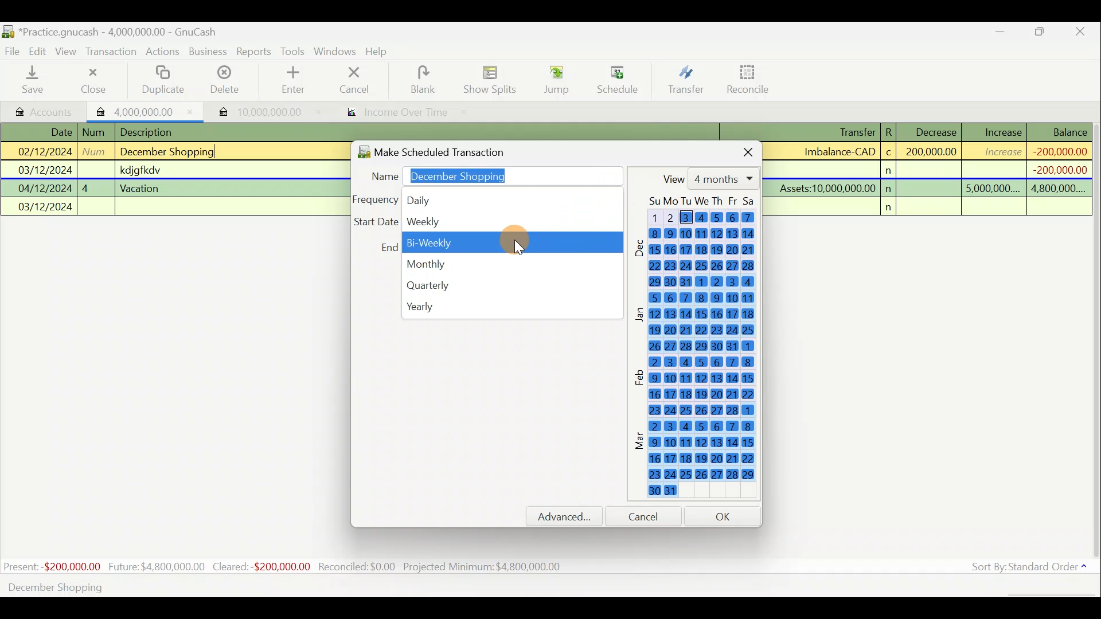 The image size is (1101, 619). Describe the element at coordinates (649, 516) in the screenshot. I see `Cancel` at that location.